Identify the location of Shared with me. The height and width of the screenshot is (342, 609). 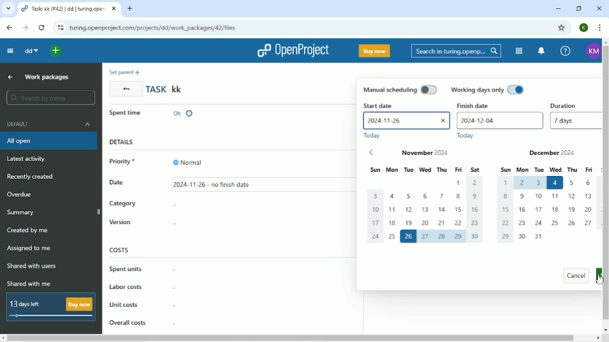
(28, 284).